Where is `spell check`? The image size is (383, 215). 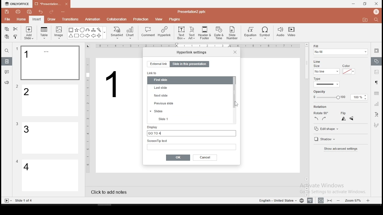
spell check is located at coordinates (310, 200).